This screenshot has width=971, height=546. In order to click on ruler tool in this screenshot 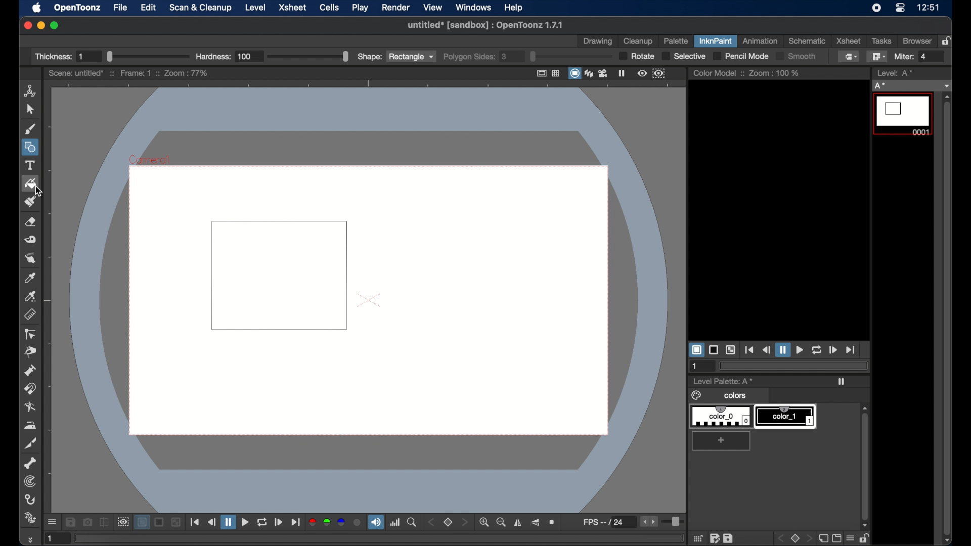, I will do `click(30, 314)`.